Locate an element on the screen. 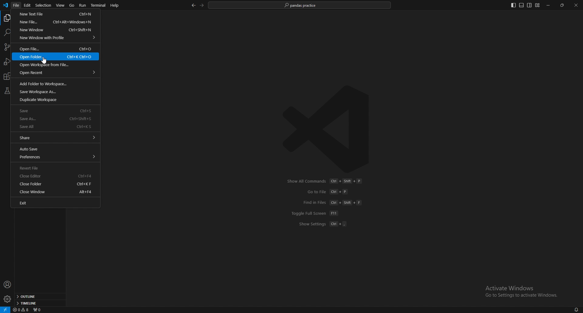 The width and height of the screenshot is (583, 313). pandas practice is located at coordinates (300, 5).